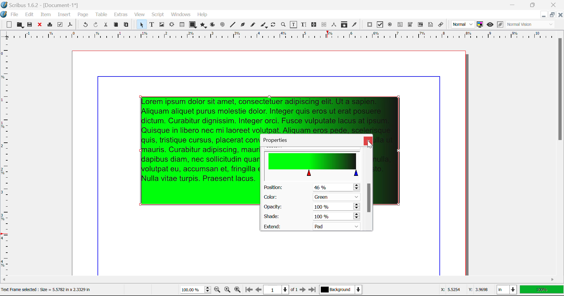 The width and height of the screenshot is (564, 296). I want to click on Toggle Color Management, so click(480, 25).